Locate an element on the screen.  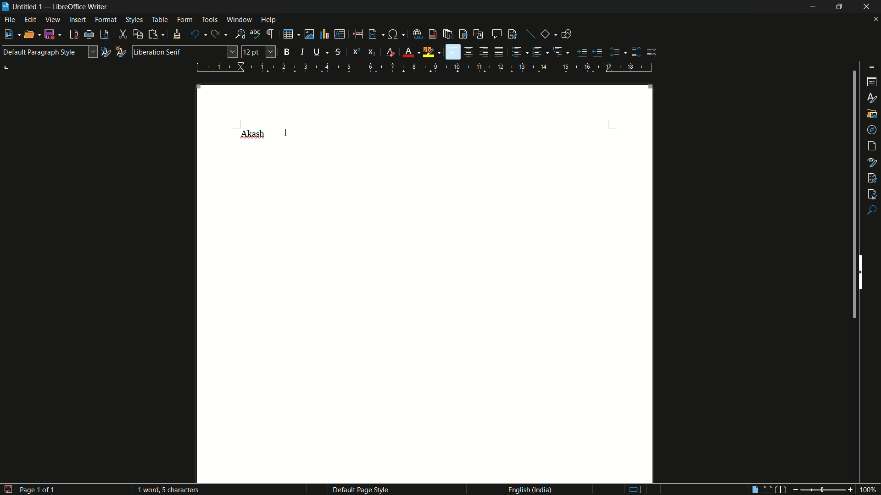
insert image is located at coordinates (307, 34).